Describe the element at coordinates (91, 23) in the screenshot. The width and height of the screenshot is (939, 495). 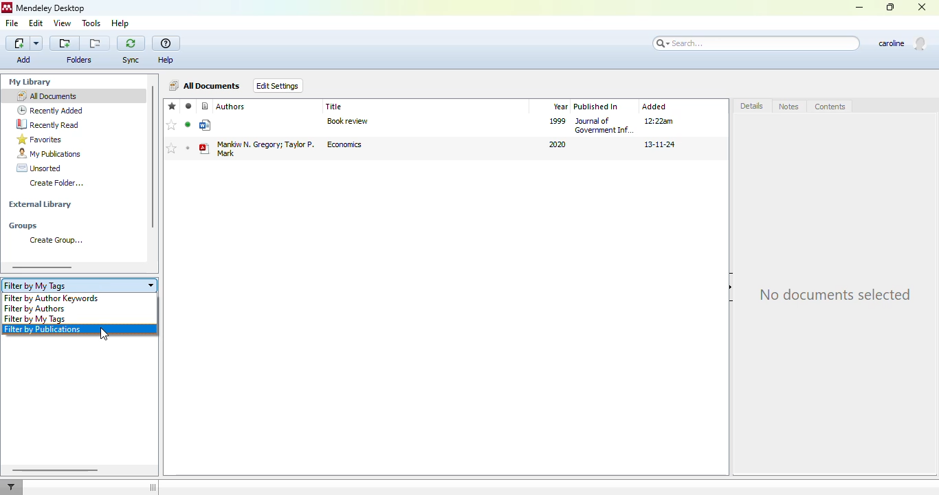
I see `tools` at that location.